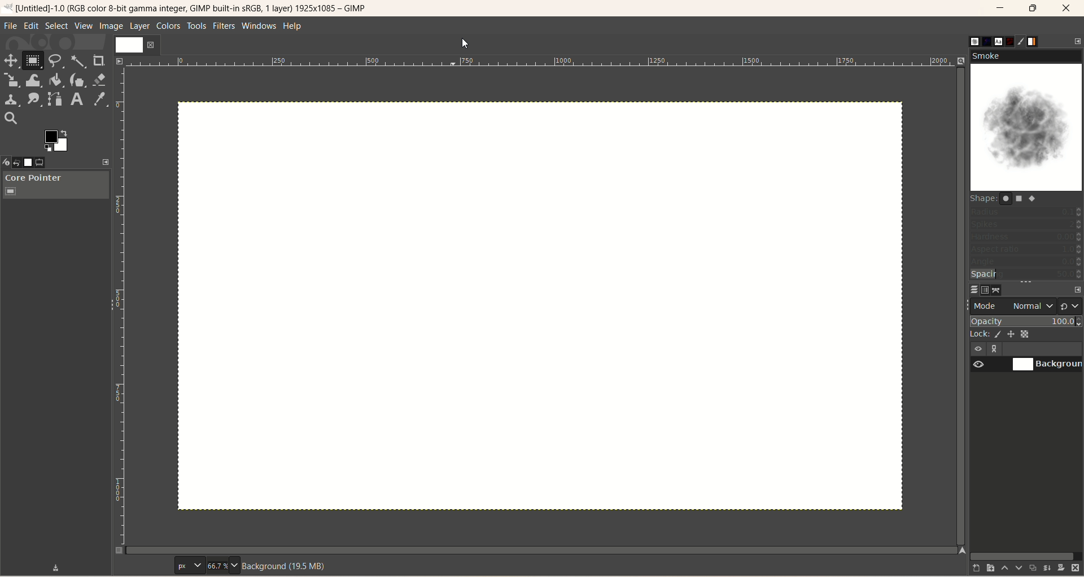 The image size is (1084, 577). What do you see at coordinates (991, 349) in the screenshot?
I see `link layer` at bounding box center [991, 349].